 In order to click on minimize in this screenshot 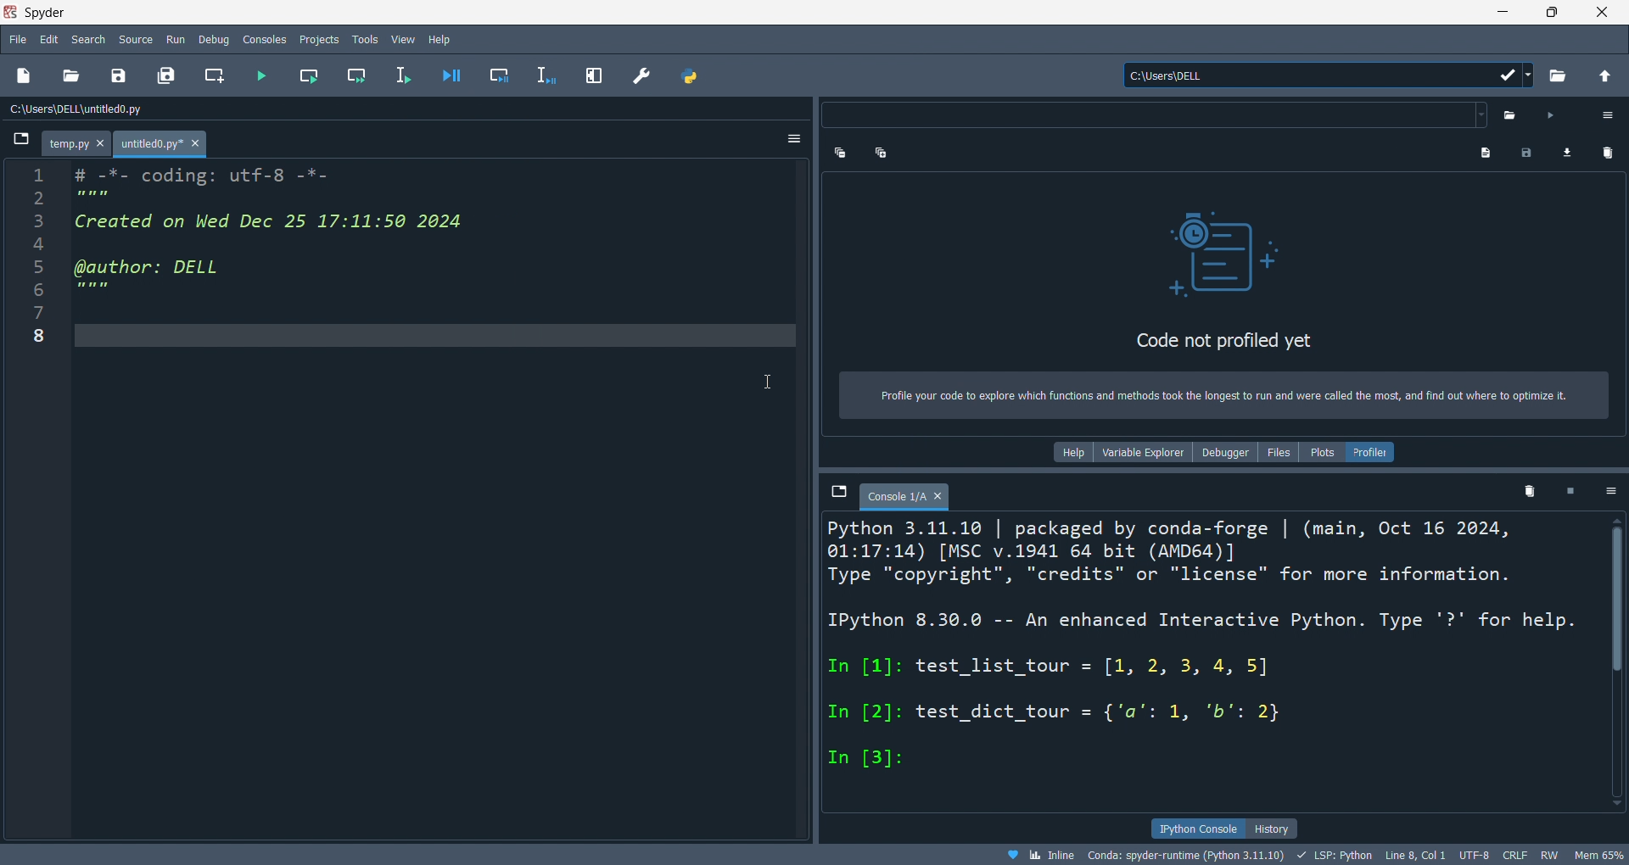, I will do `click(1501, 13)`.